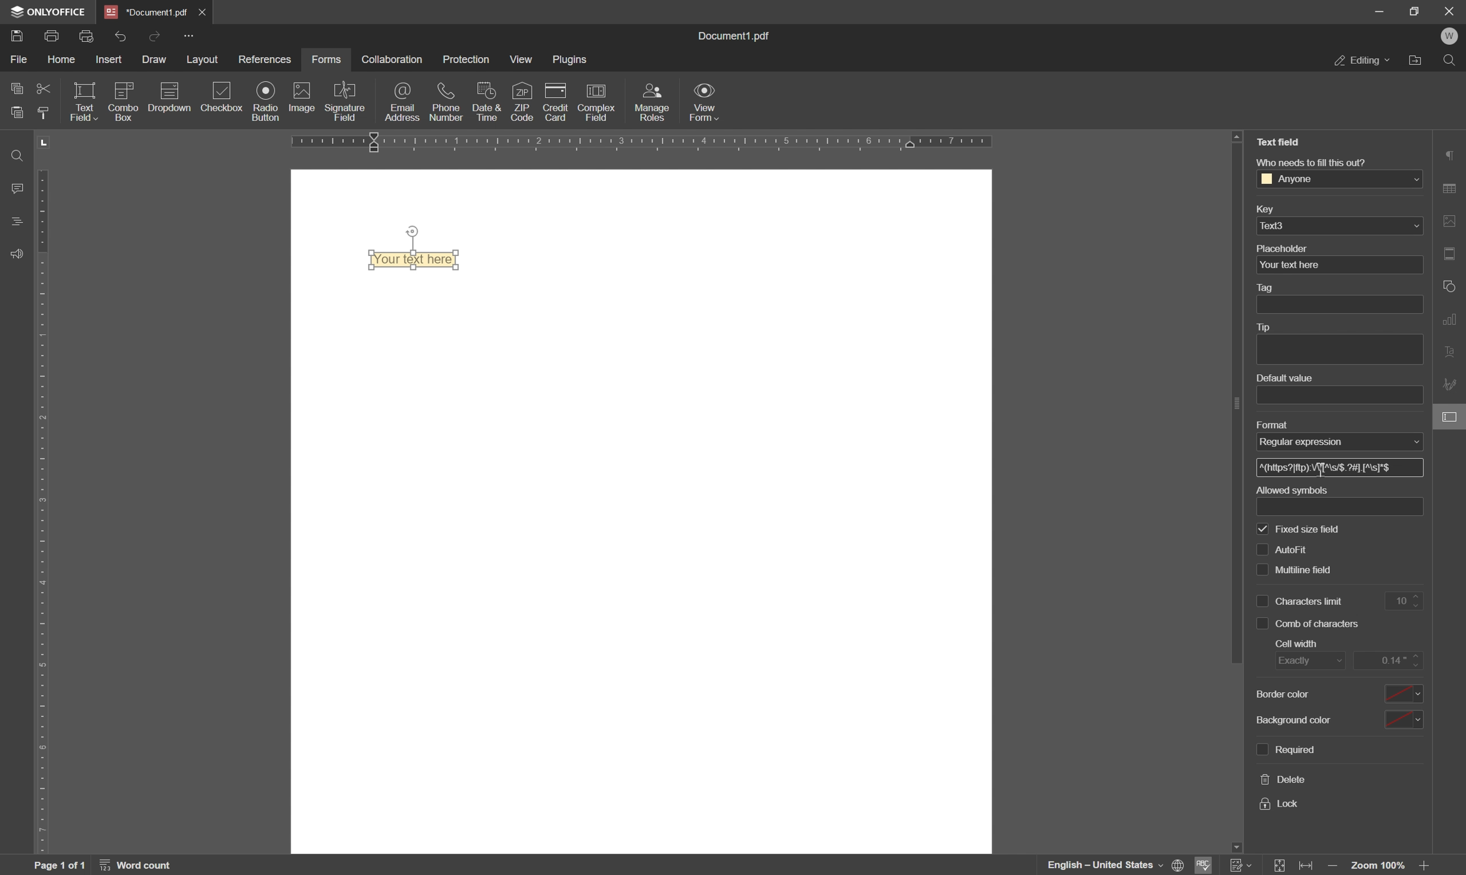  Describe the element at coordinates (120, 35) in the screenshot. I see `undo` at that location.